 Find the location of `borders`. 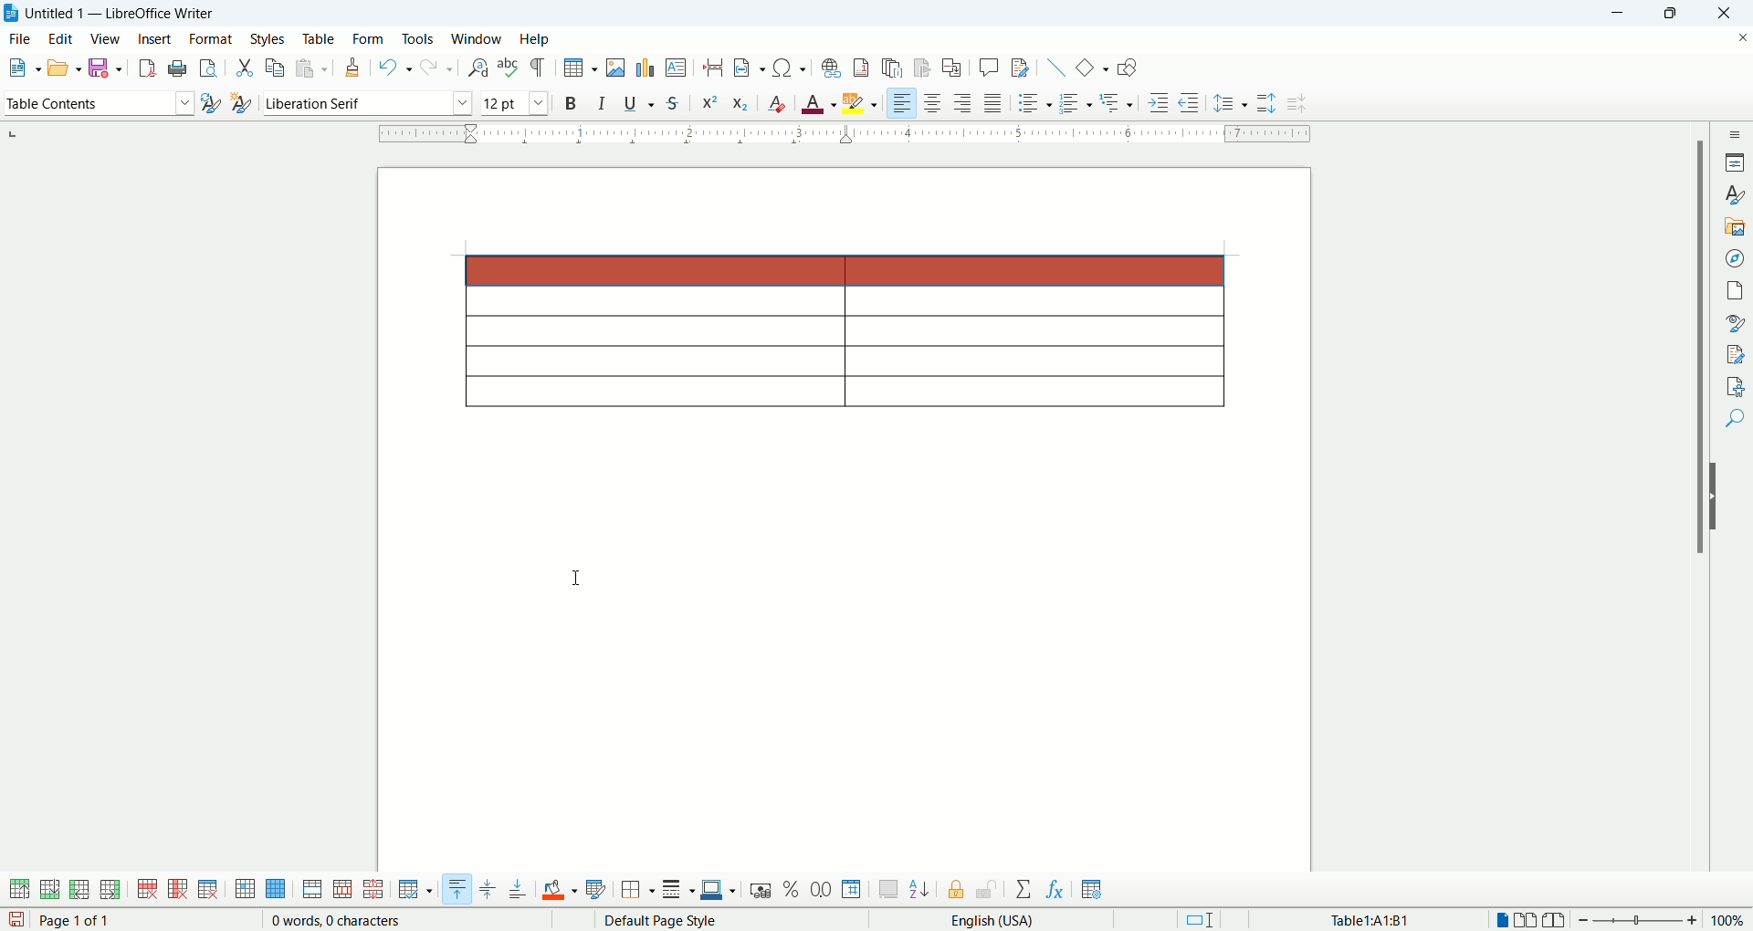

borders is located at coordinates (637, 891).